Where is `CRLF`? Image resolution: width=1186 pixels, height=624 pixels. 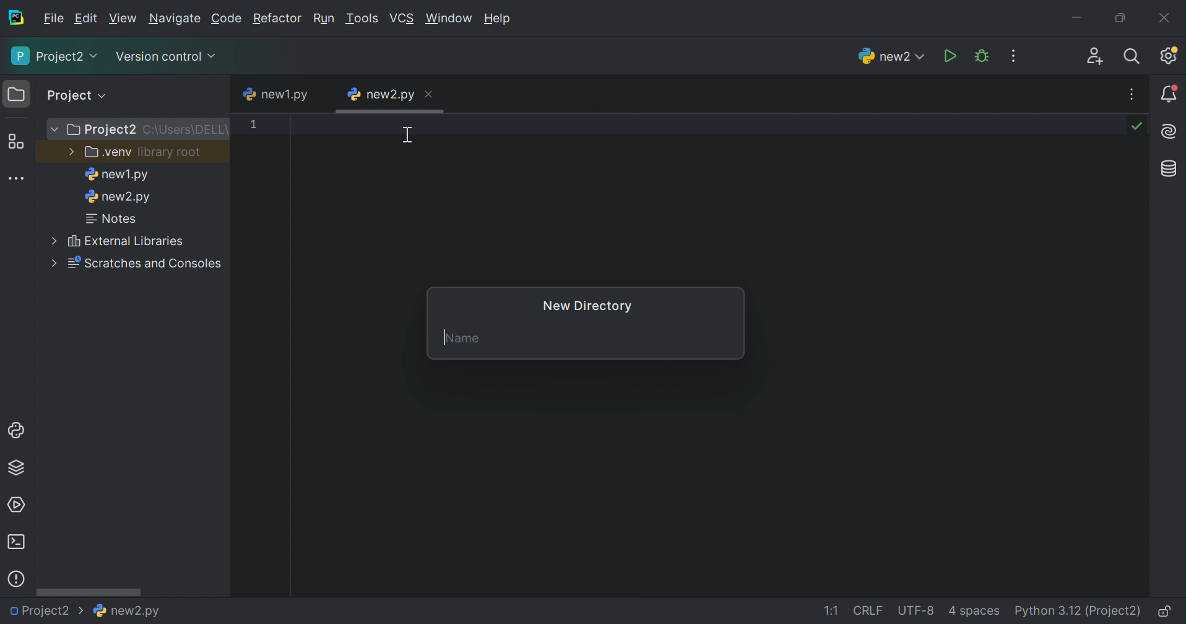 CRLF is located at coordinates (869, 610).